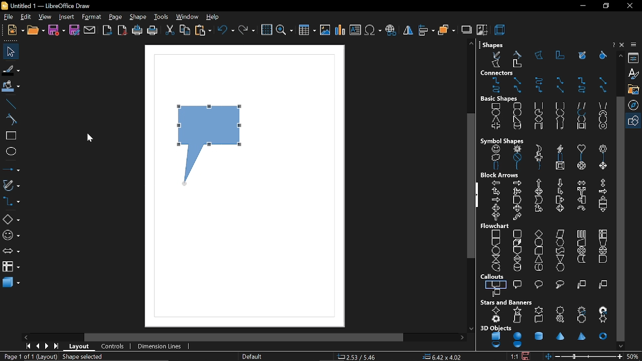 The height and width of the screenshot is (361, 642). What do you see at coordinates (517, 310) in the screenshot?
I see `5 point star` at bounding box center [517, 310].